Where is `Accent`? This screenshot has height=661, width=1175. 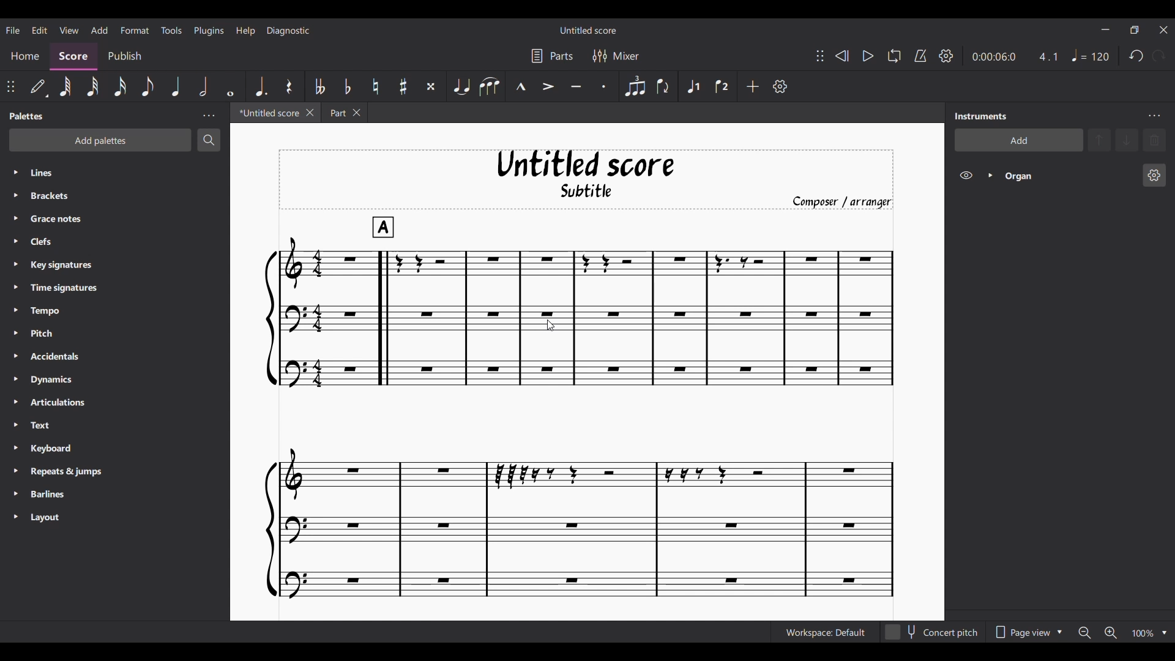
Accent is located at coordinates (548, 87).